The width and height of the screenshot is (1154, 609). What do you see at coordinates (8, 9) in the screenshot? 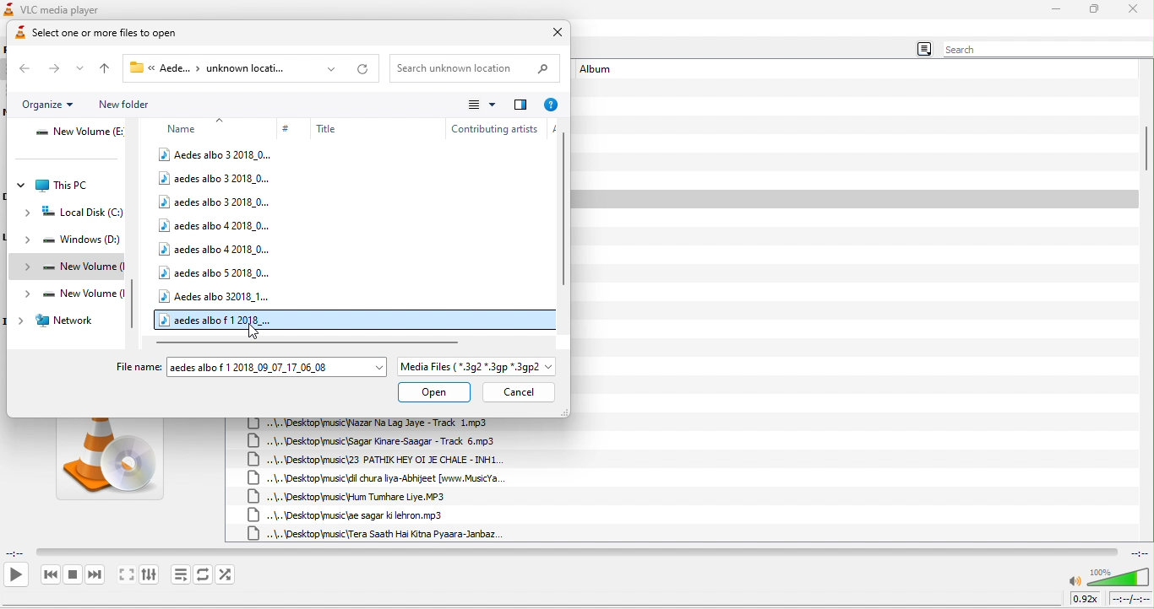
I see `icon` at bounding box center [8, 9].